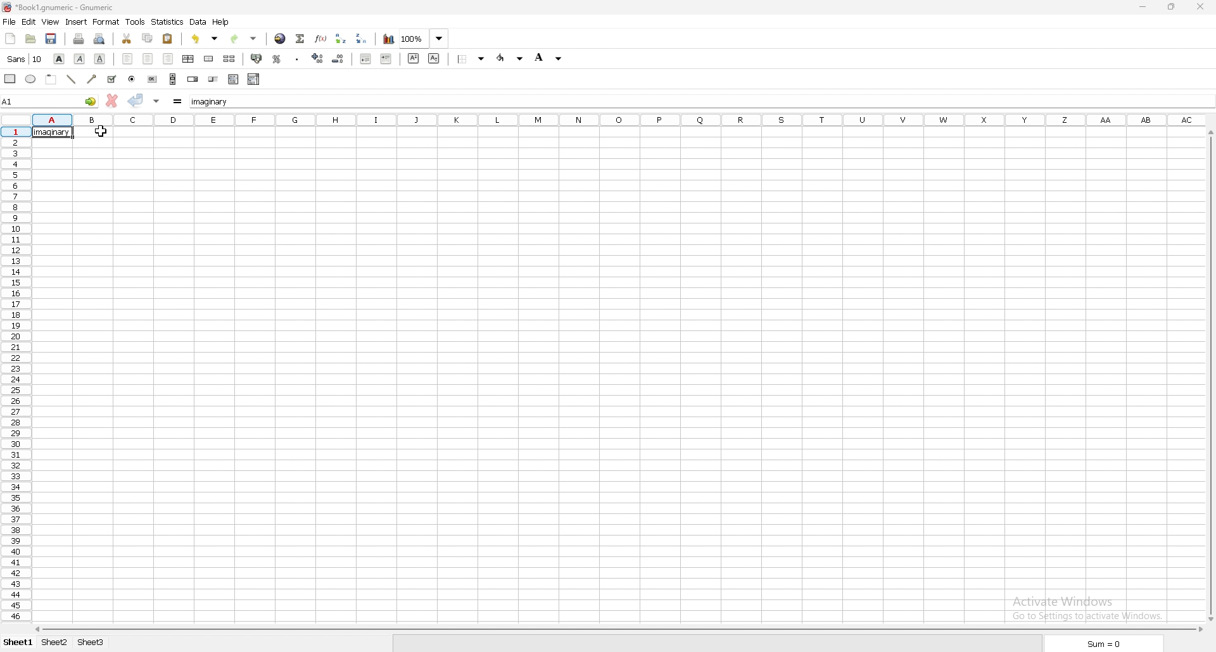 This screenshot has width=1216, height=652. Describe the element at coordinates (317, 58) in the screenshot. I see `increase decimals` at that location.